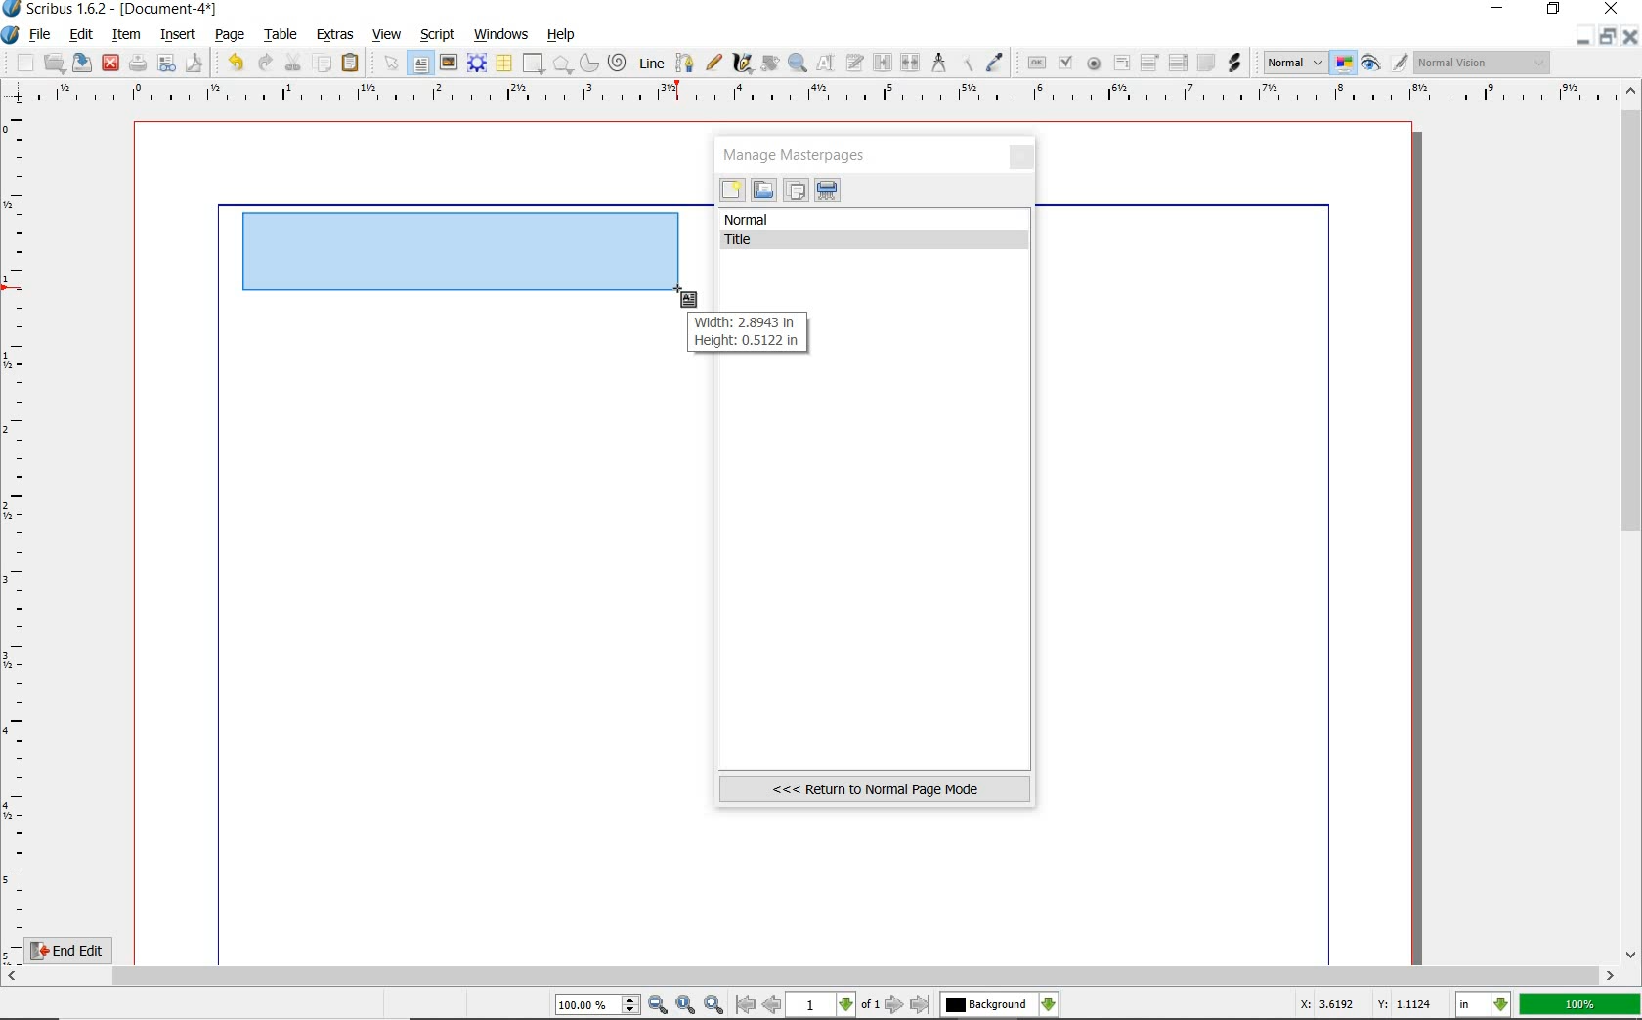 This screenshot has width=1642, height=1020. I want to click on table, so click(503, 64).